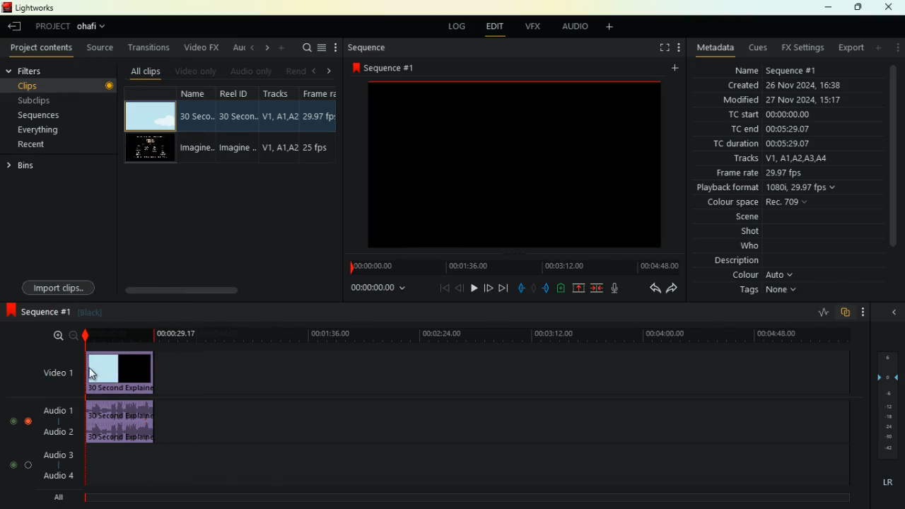 The width and height of the screenshot is (905, 509). I want to click on forward, so click(489, 289).